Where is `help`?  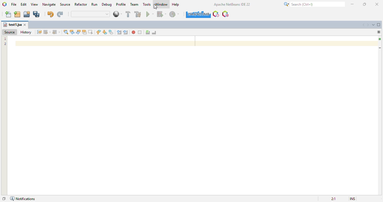
help is located at coordinates (176, 4).